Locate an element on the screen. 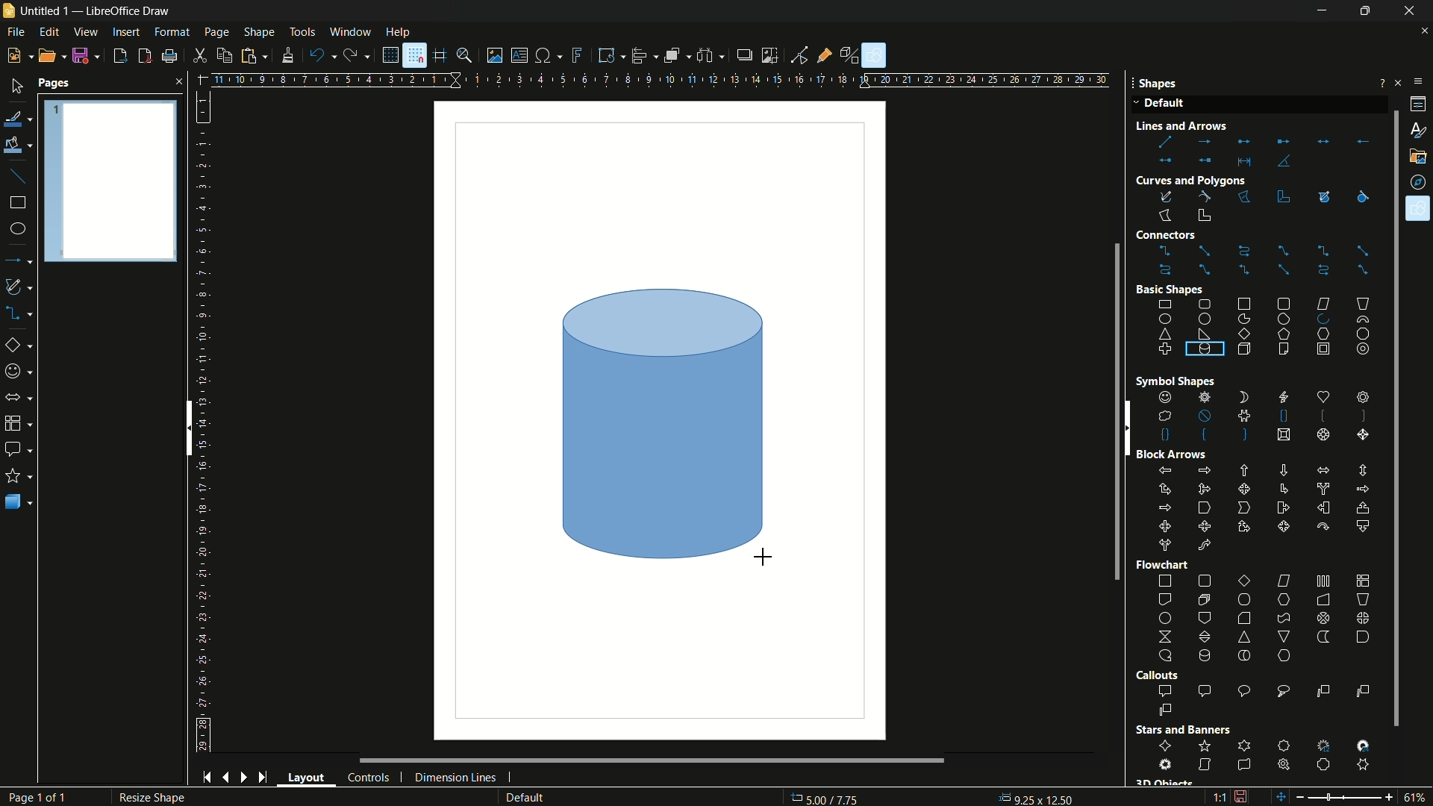 The image size is (1433, 806). previous page is located at coordinates (226, 779).